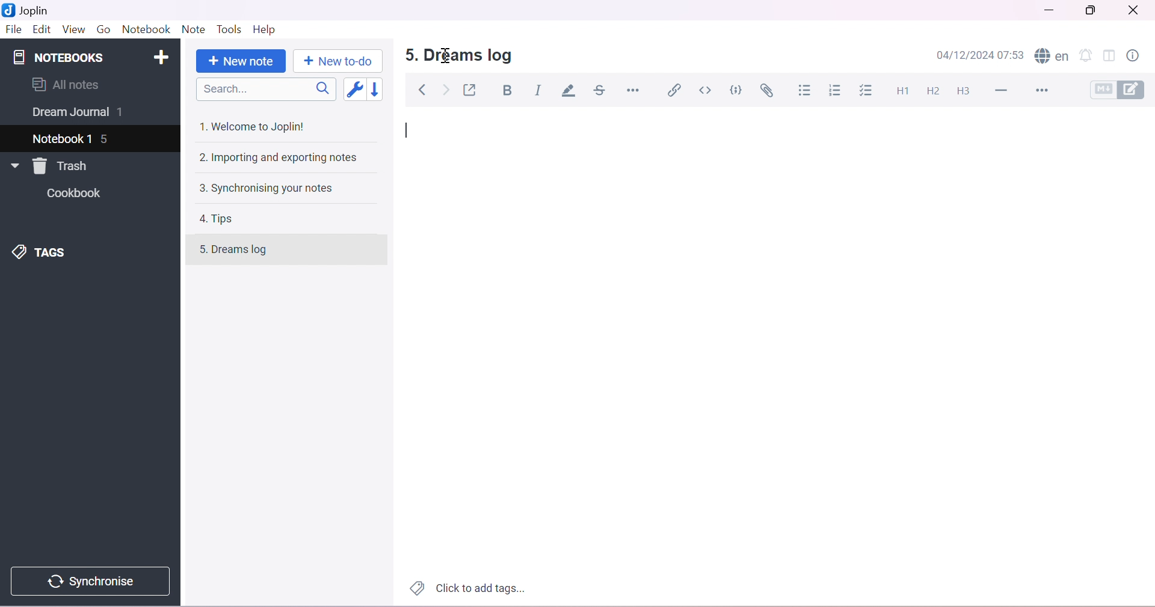 This screenshot has width=1155, height=607. I want to click on Note properties, so click(1138, 55).